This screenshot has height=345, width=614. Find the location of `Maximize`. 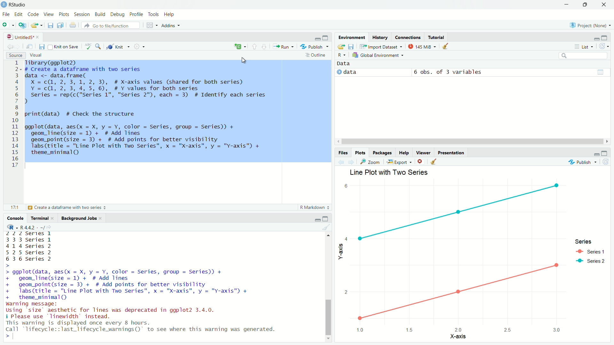

Maximize is located at coordinates (326, 38).